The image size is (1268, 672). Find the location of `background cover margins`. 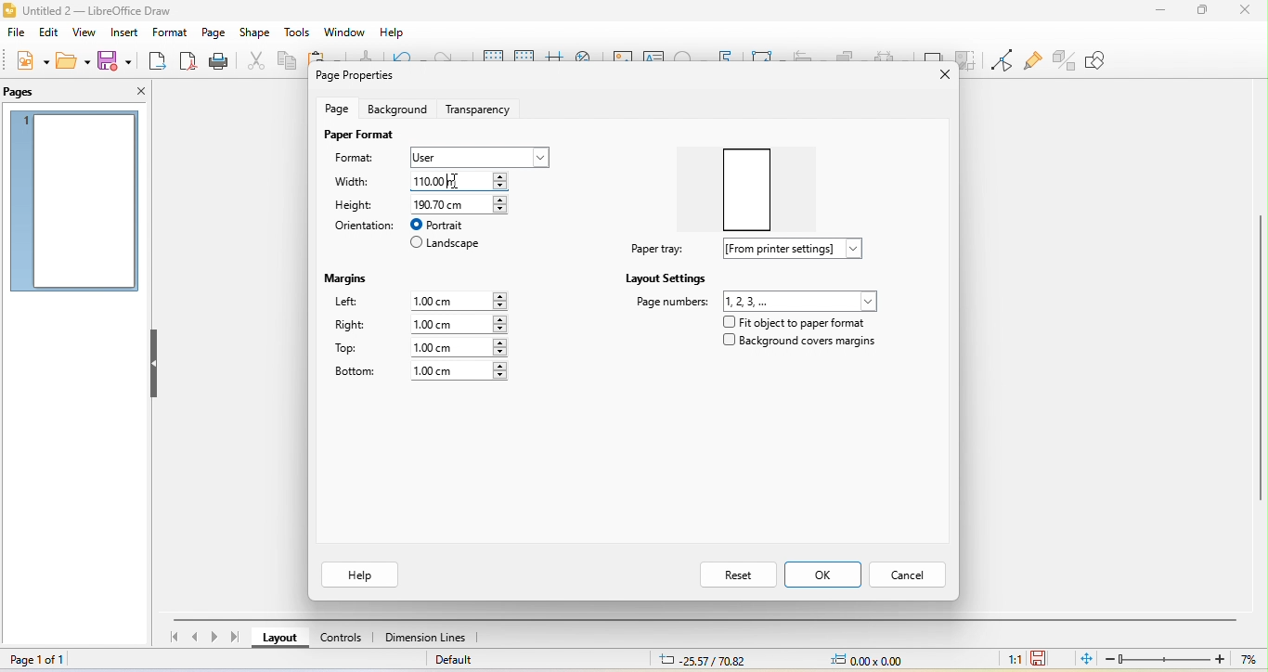

background cover margins is located at coordinates (800, 344).